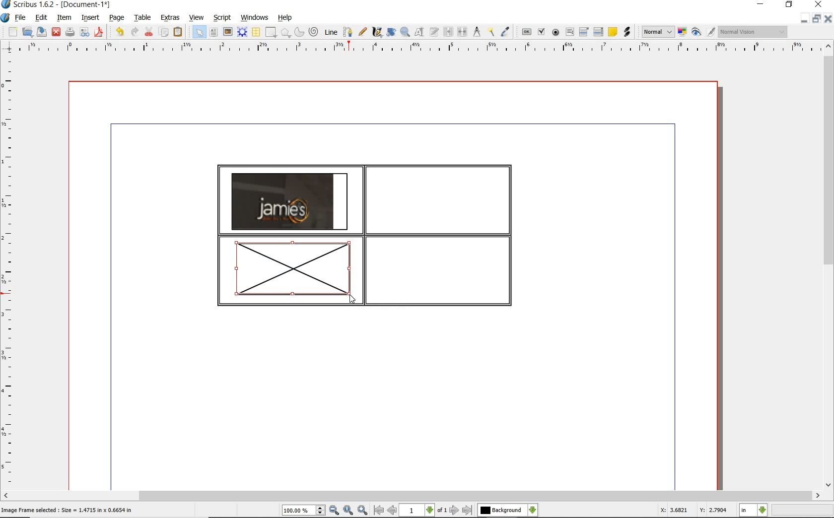 This screenshot has height=518, width=834. I want to click on print, so click(69, 32).